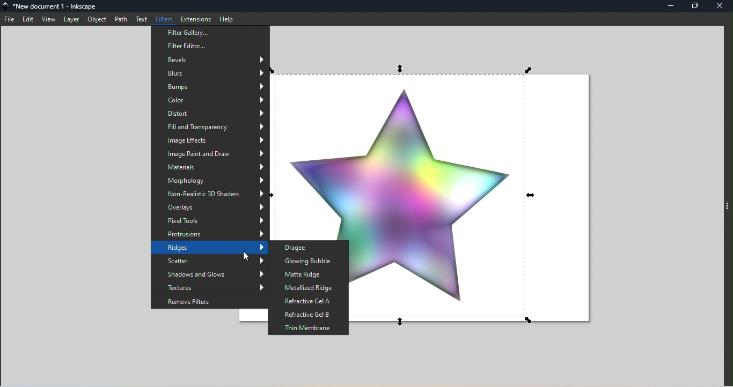 The height and width of the screenshot is (387, 733). Describe the element at coordinates (720, 6) in the screenshot. I see `Close` at that location.